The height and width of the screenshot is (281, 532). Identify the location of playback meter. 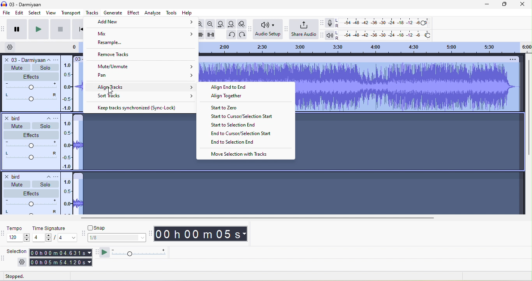
(331, 35).